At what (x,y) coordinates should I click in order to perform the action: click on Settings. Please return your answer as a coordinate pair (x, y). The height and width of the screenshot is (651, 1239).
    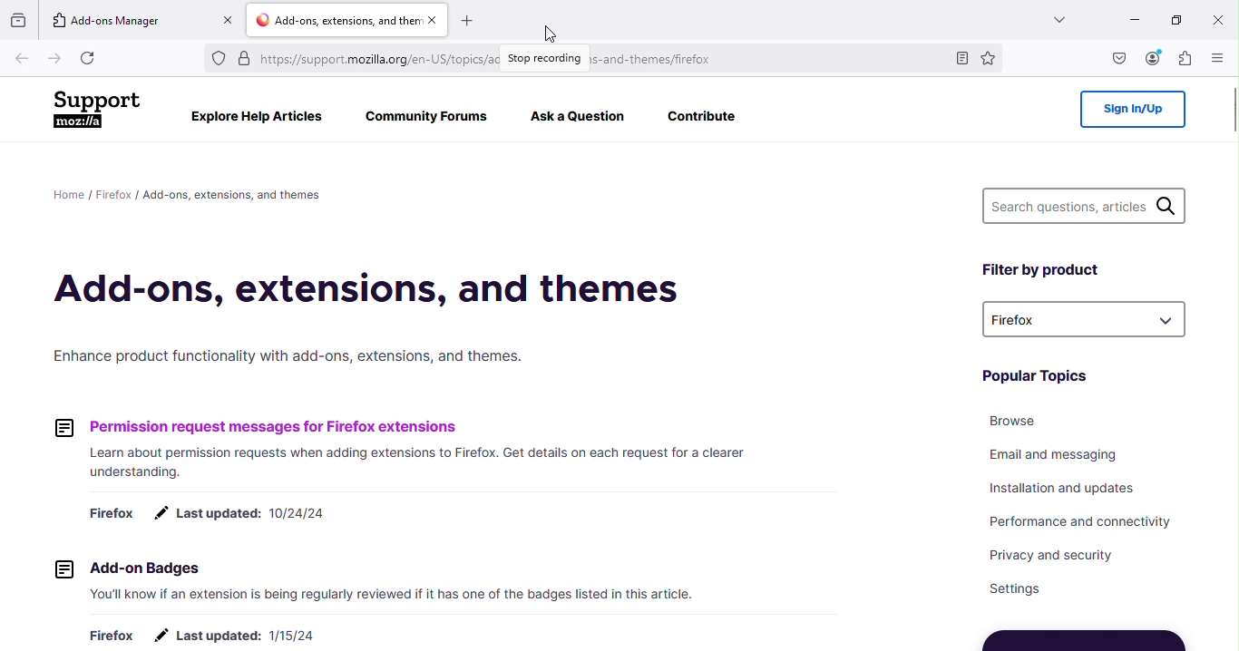
    Looking at the image, I should click on (1010, 588).